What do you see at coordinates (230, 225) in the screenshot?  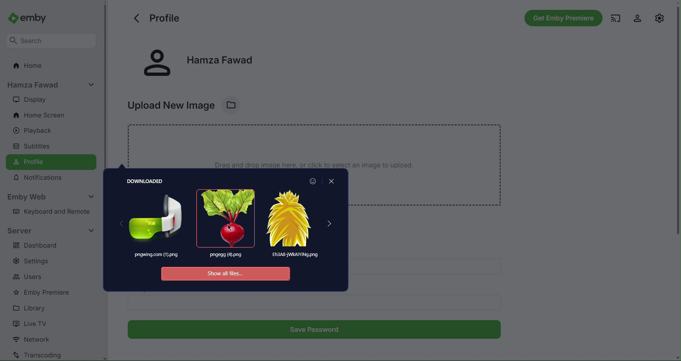 I see `Image 2` at bounding box center [230, 225].